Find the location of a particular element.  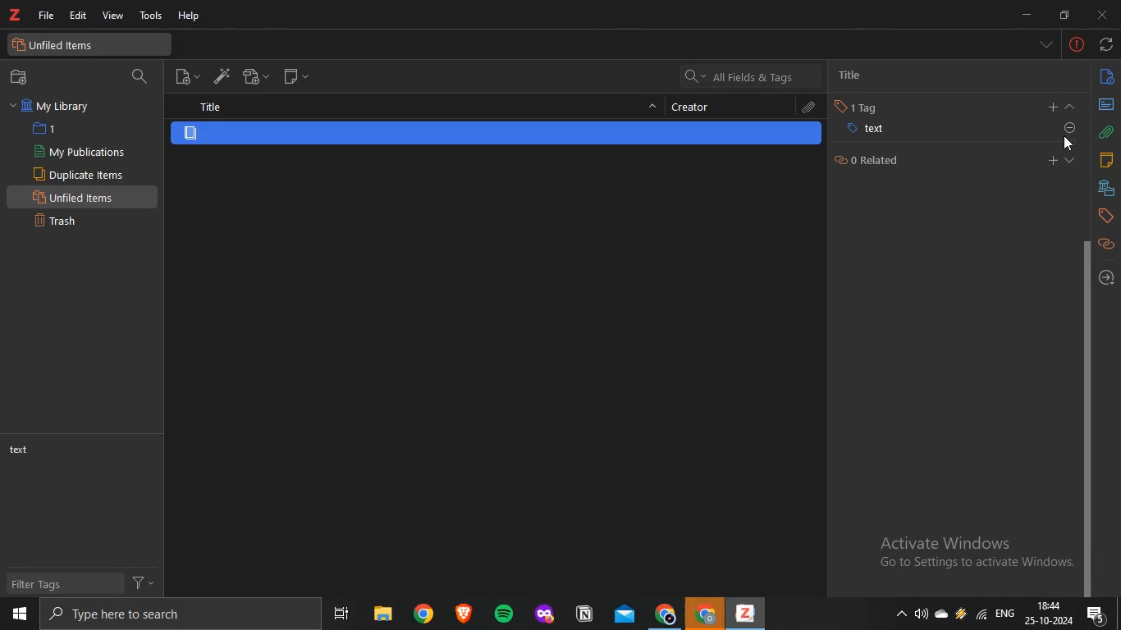

chrome is located at coordinates (422, 614).